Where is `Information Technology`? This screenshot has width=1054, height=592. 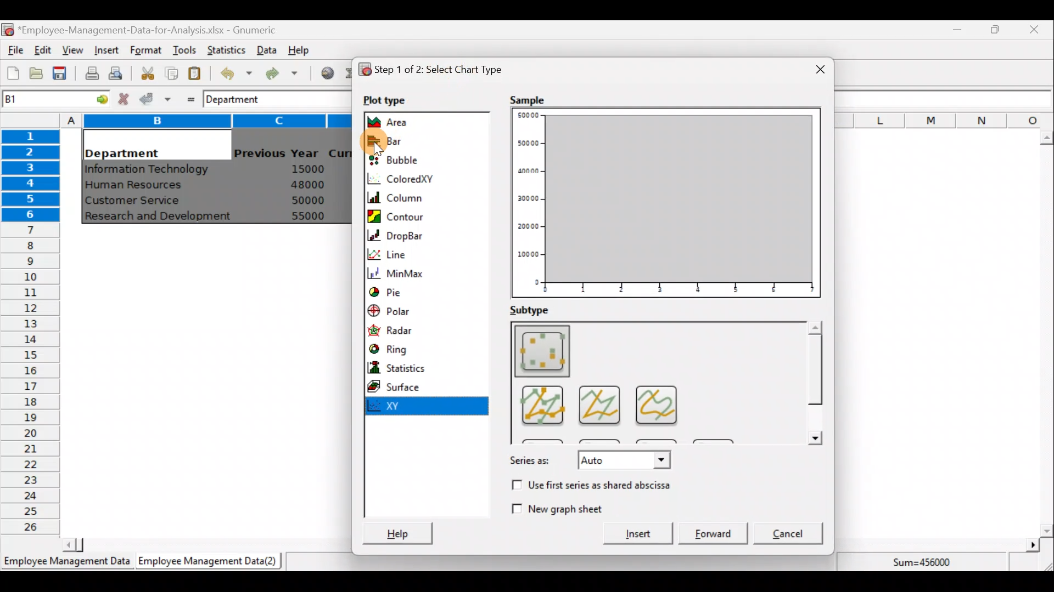
Information Technology is located at coordinates (148, 169).